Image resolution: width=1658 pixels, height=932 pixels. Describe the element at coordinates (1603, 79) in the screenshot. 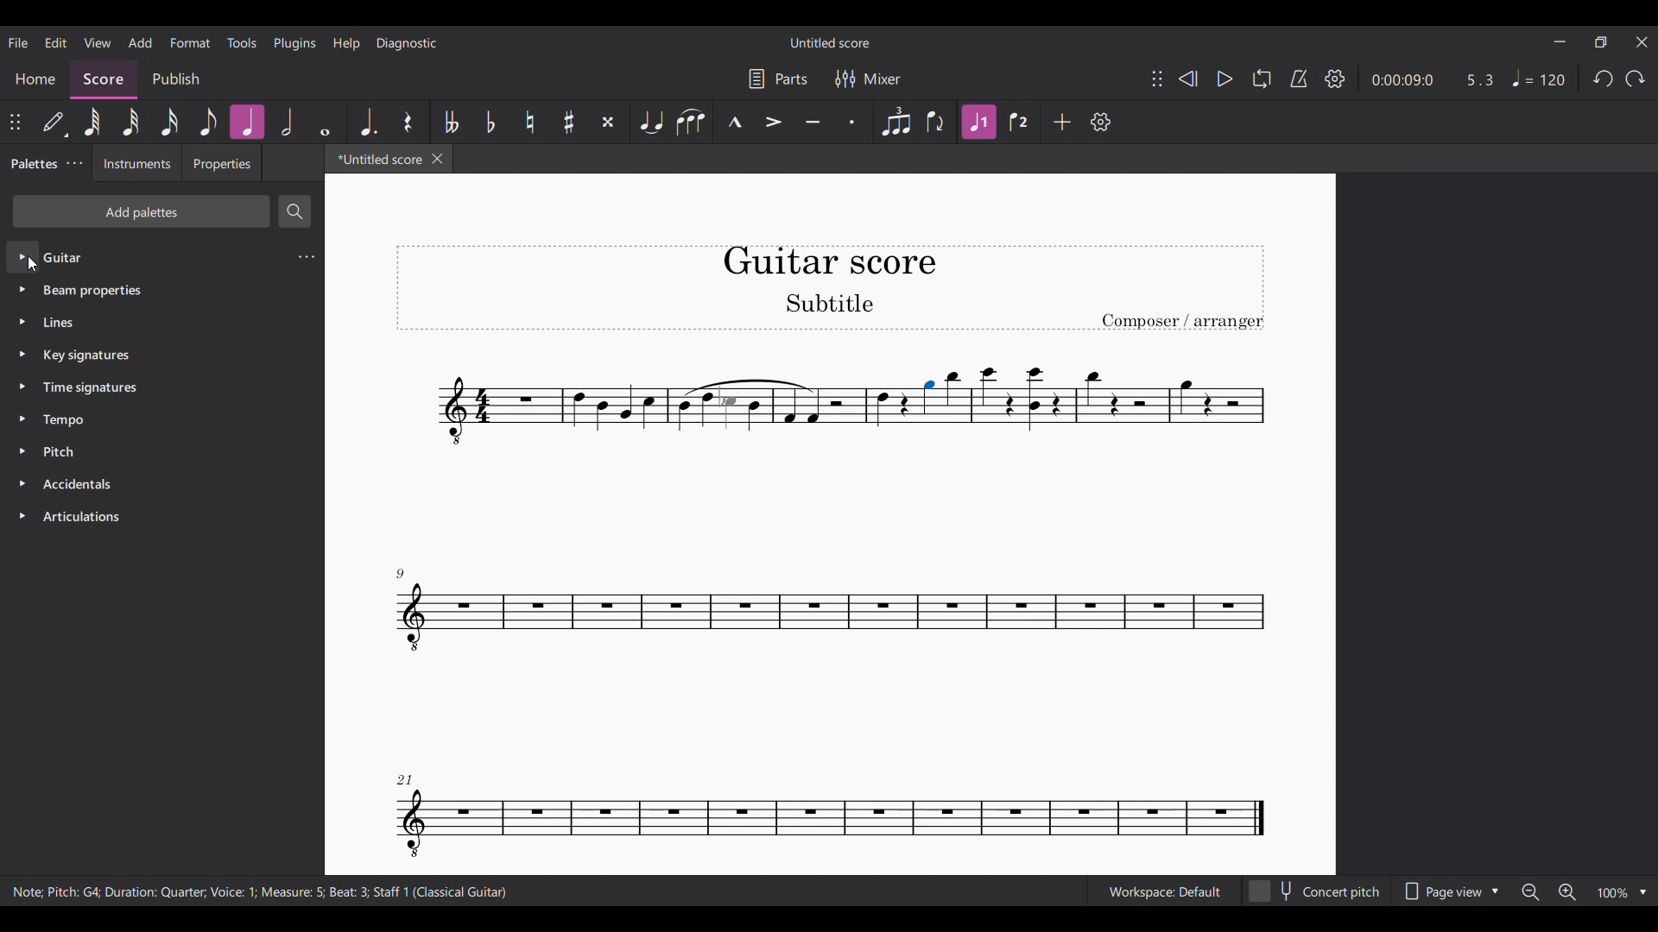

I see `Undo` at that location.